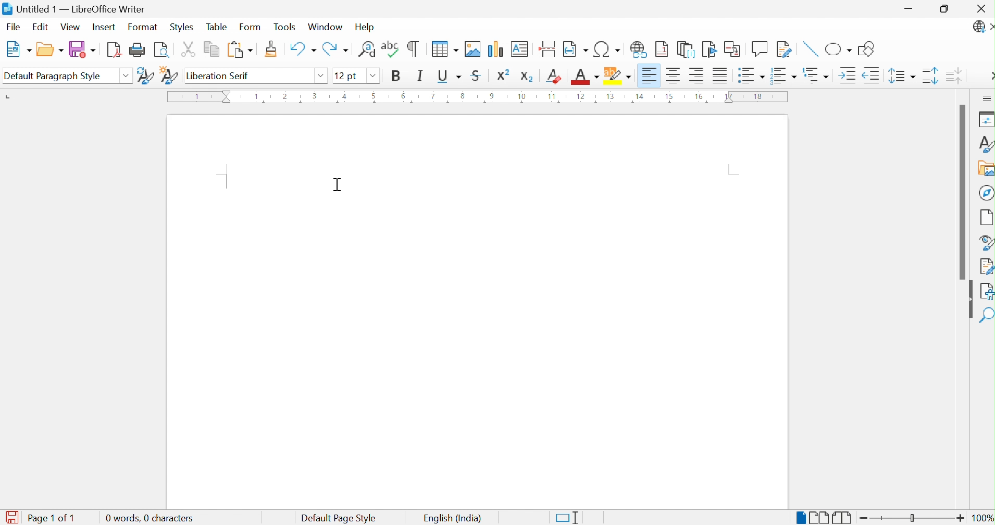 Image resolution: width=995 pixels, height=525 pixels. I want to click on Drop Down, so click(322, 76).